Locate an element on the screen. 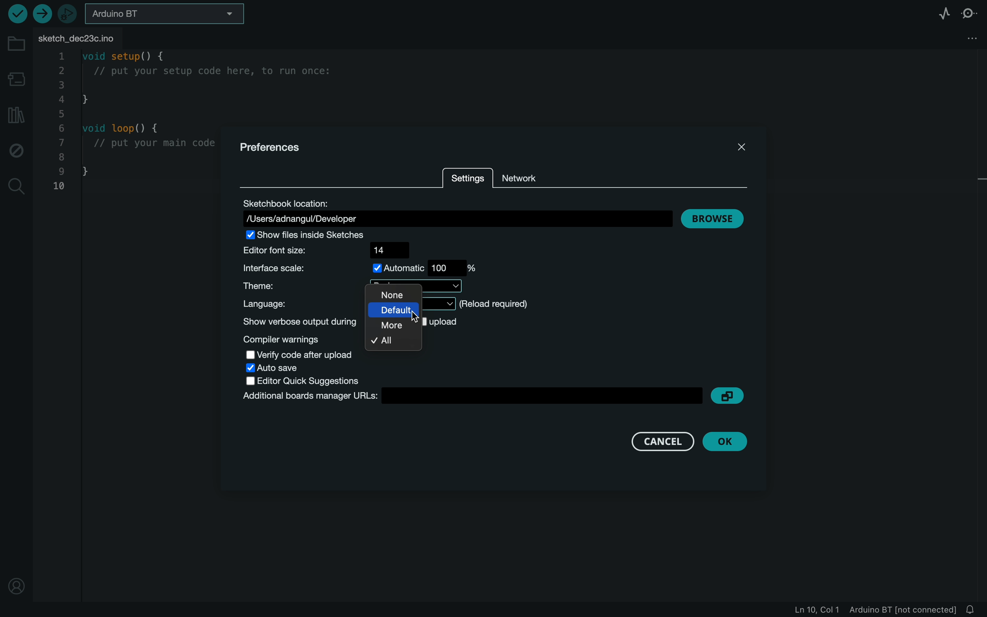 This screenshot has width=987, height=617. more is located at coordinates (394, 327).